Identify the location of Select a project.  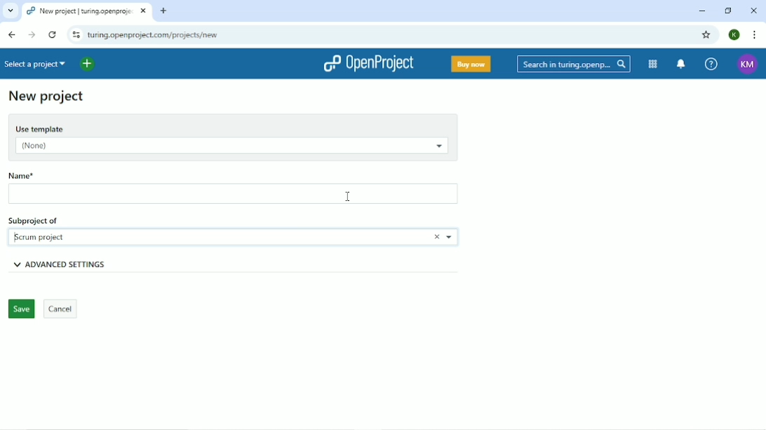
(37, 64).